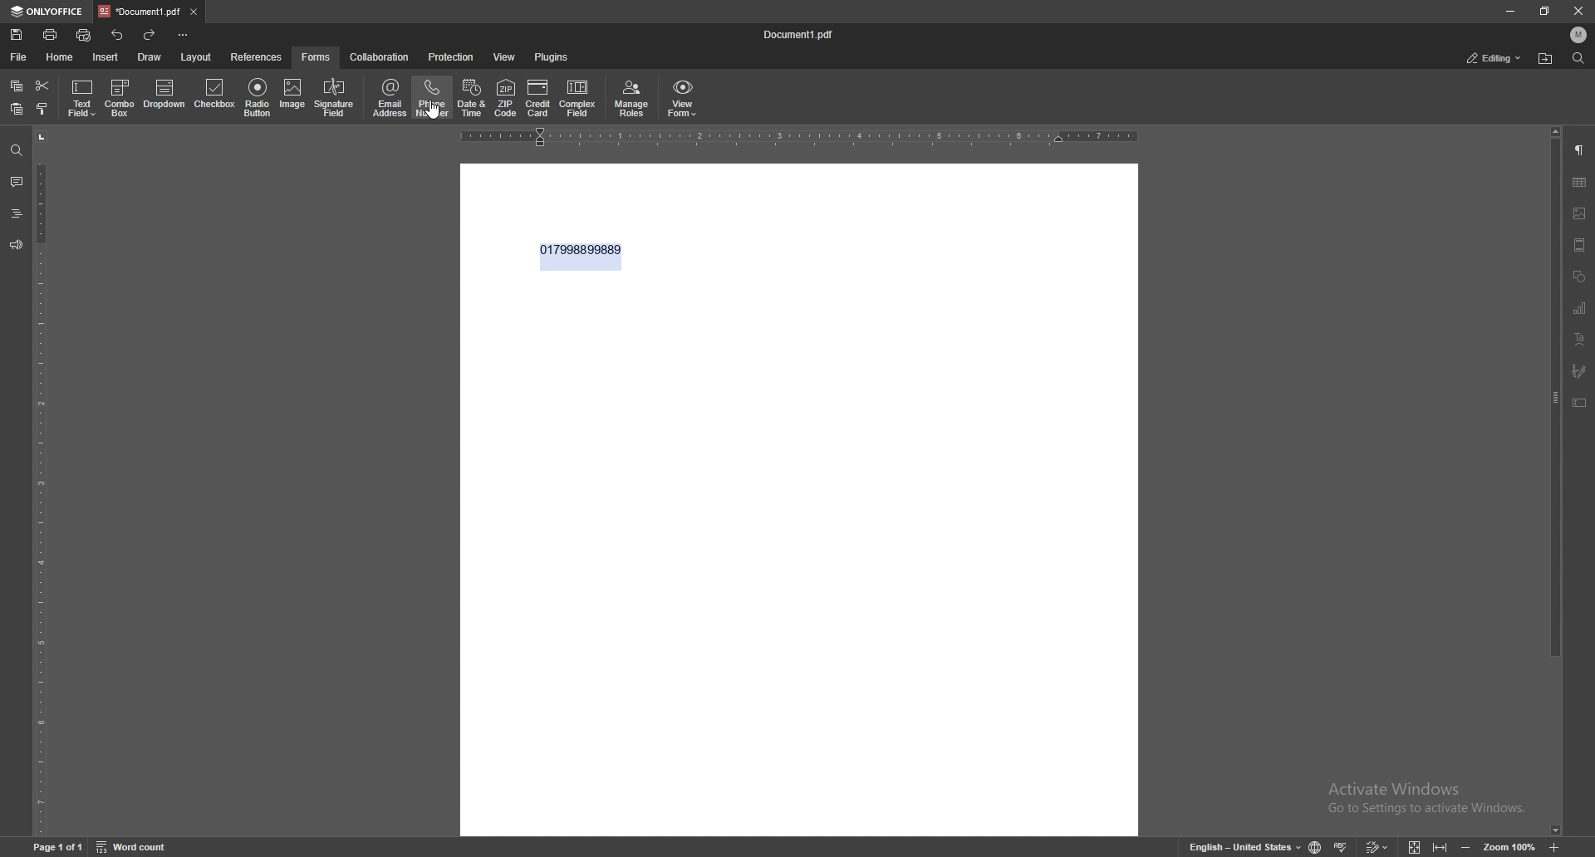  I want to click on zoom in, so click(1554, 849).